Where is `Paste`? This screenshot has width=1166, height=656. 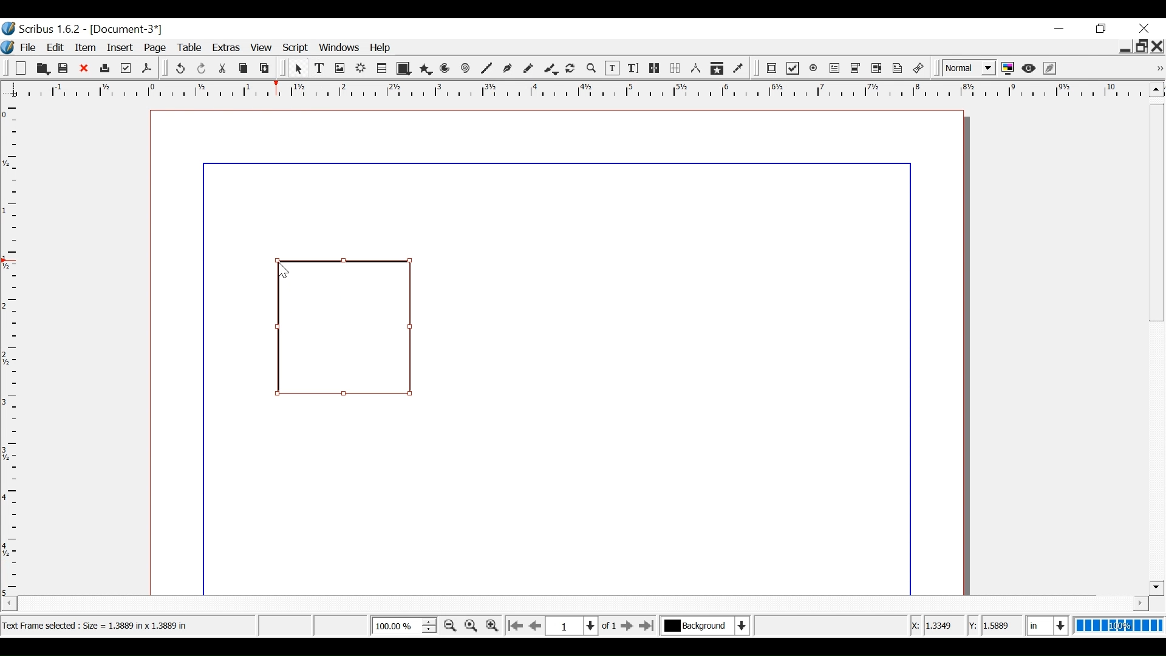
Paste is located at coordinates (267, 67).